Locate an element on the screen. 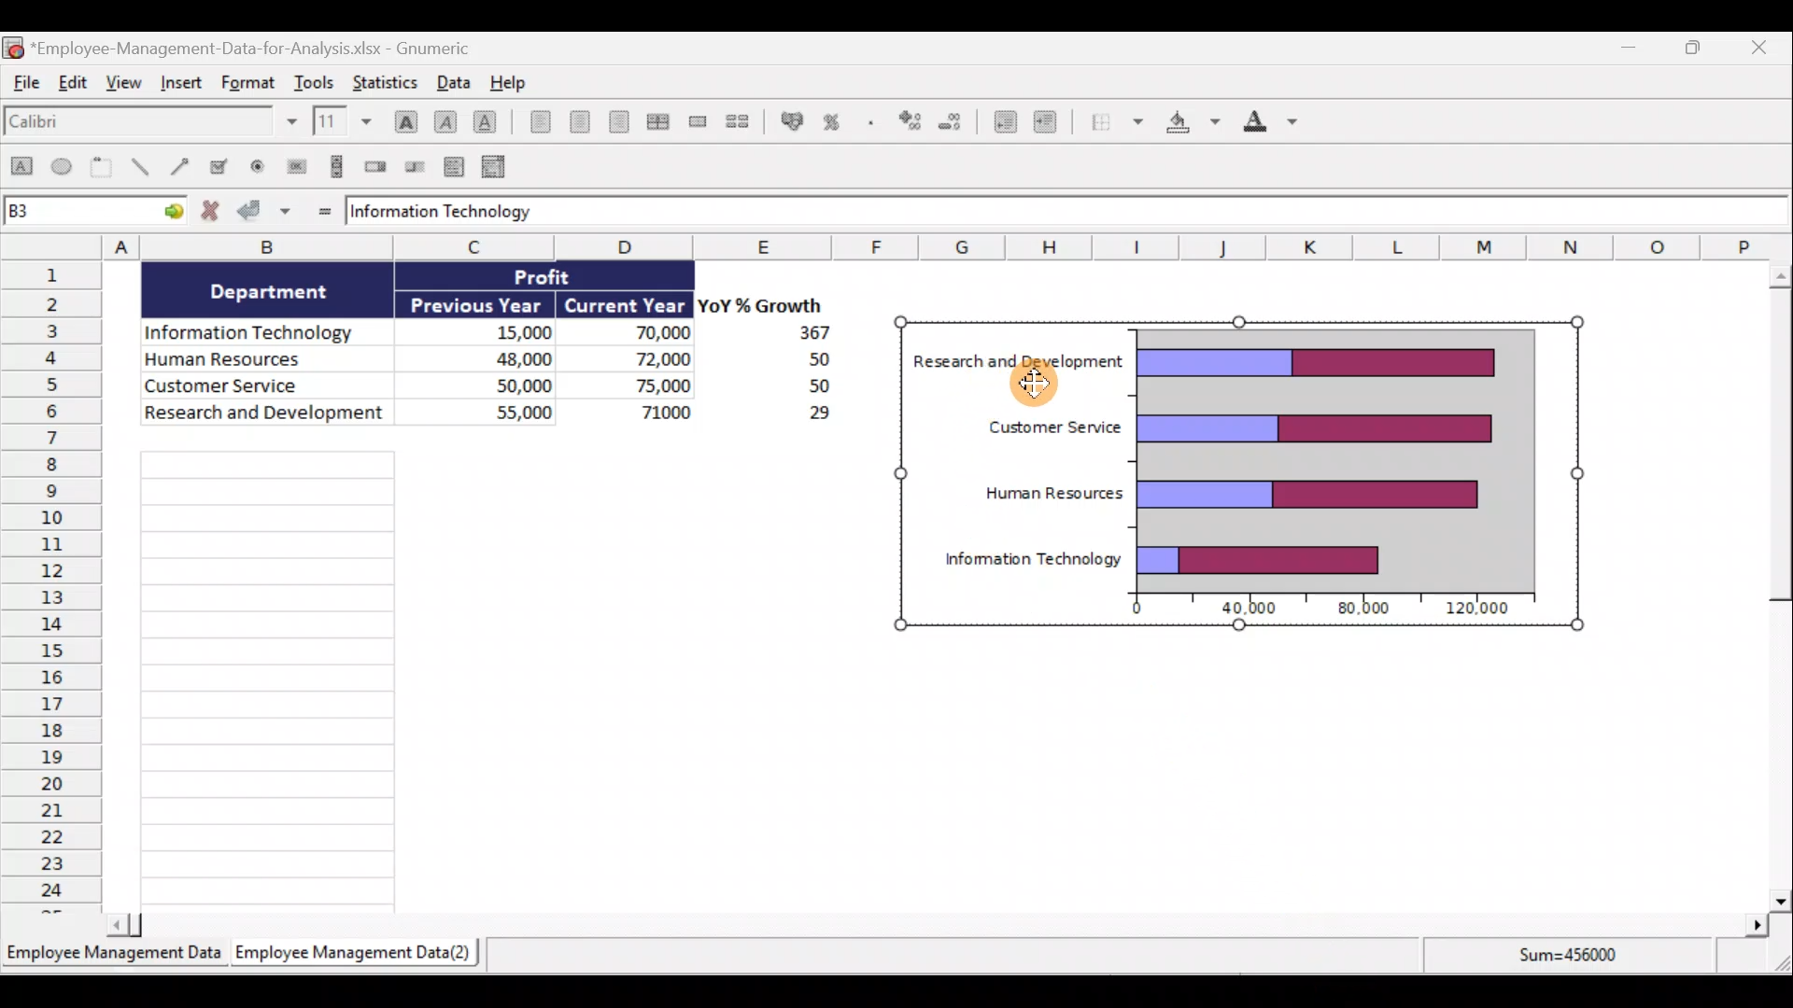 Image resolution: width=1793 pixels, height=1008 pixels. Create a combo box is located at coordinates (501, 168).